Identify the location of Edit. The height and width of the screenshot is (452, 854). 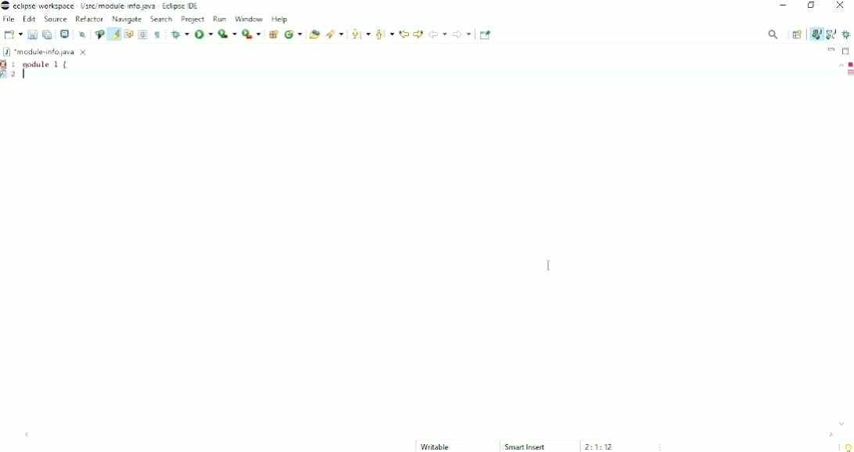
(30, 19).